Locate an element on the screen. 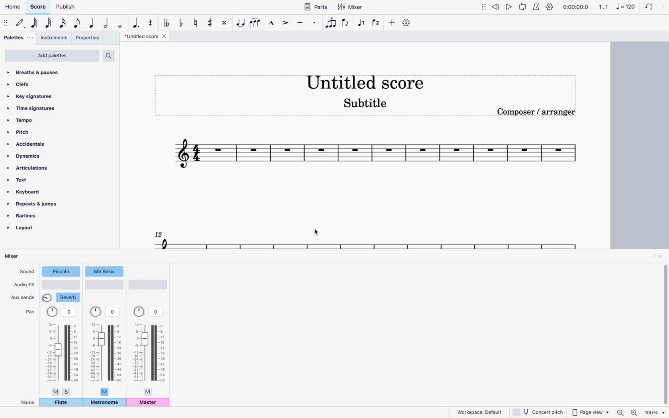 The image size is (669, 418). key signatures is located at coordinates (31, 96).